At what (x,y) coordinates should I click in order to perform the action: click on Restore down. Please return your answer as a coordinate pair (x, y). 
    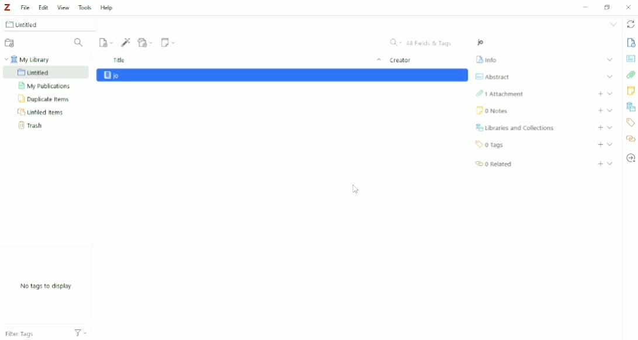
    Looking at the image, I should click on (608, 8).